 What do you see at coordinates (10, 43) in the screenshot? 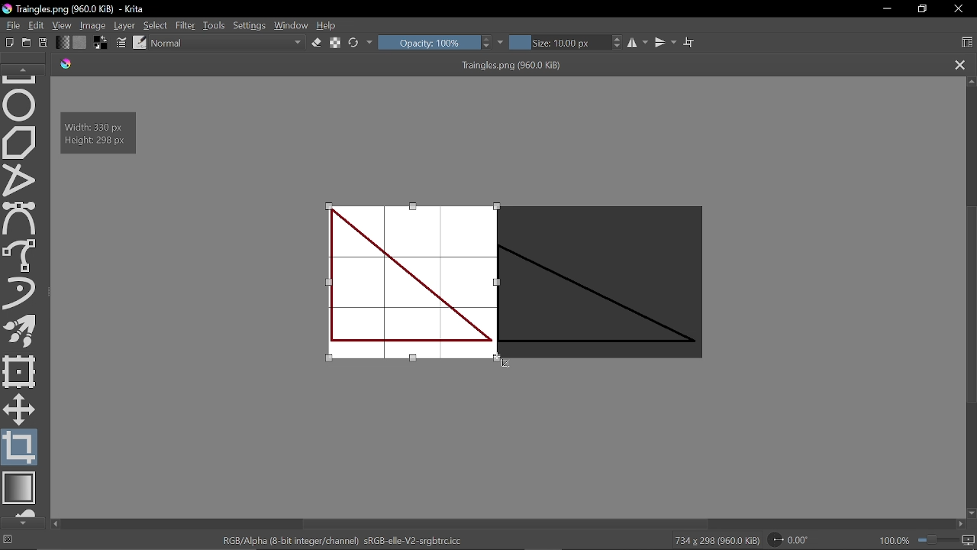
I see `Create new document` at bounding box center [10, 43].